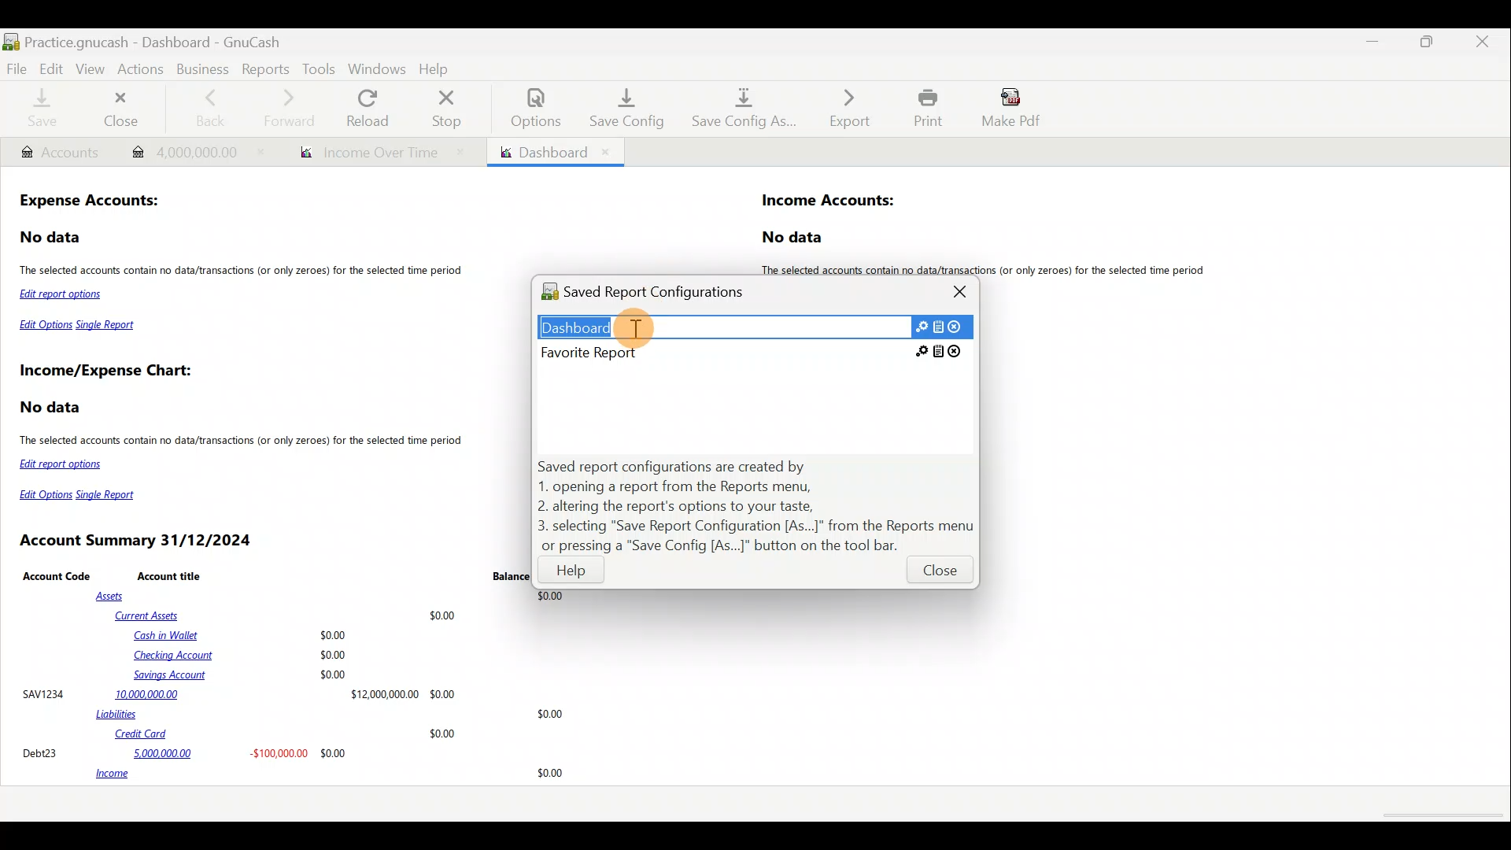 The image size is (1511, 850). What do you see at coordinates (139, 541) in the screenshot?
I see `Account Summary 31/12/2024` at bounding box center [139, 541].